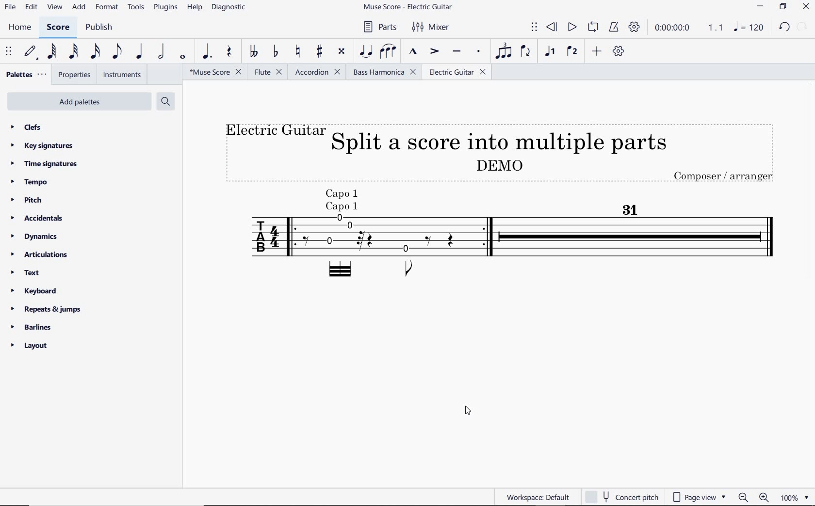 The image size is (815, 506). Describe the element at coordinates (466, 411) in the screenshot. I see `cursor` at that location.